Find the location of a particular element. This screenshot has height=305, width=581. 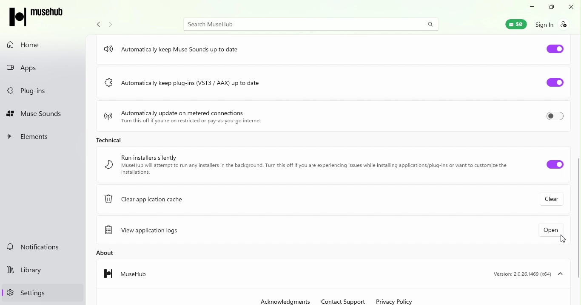

Minimize is located at coordinates (532, 6).